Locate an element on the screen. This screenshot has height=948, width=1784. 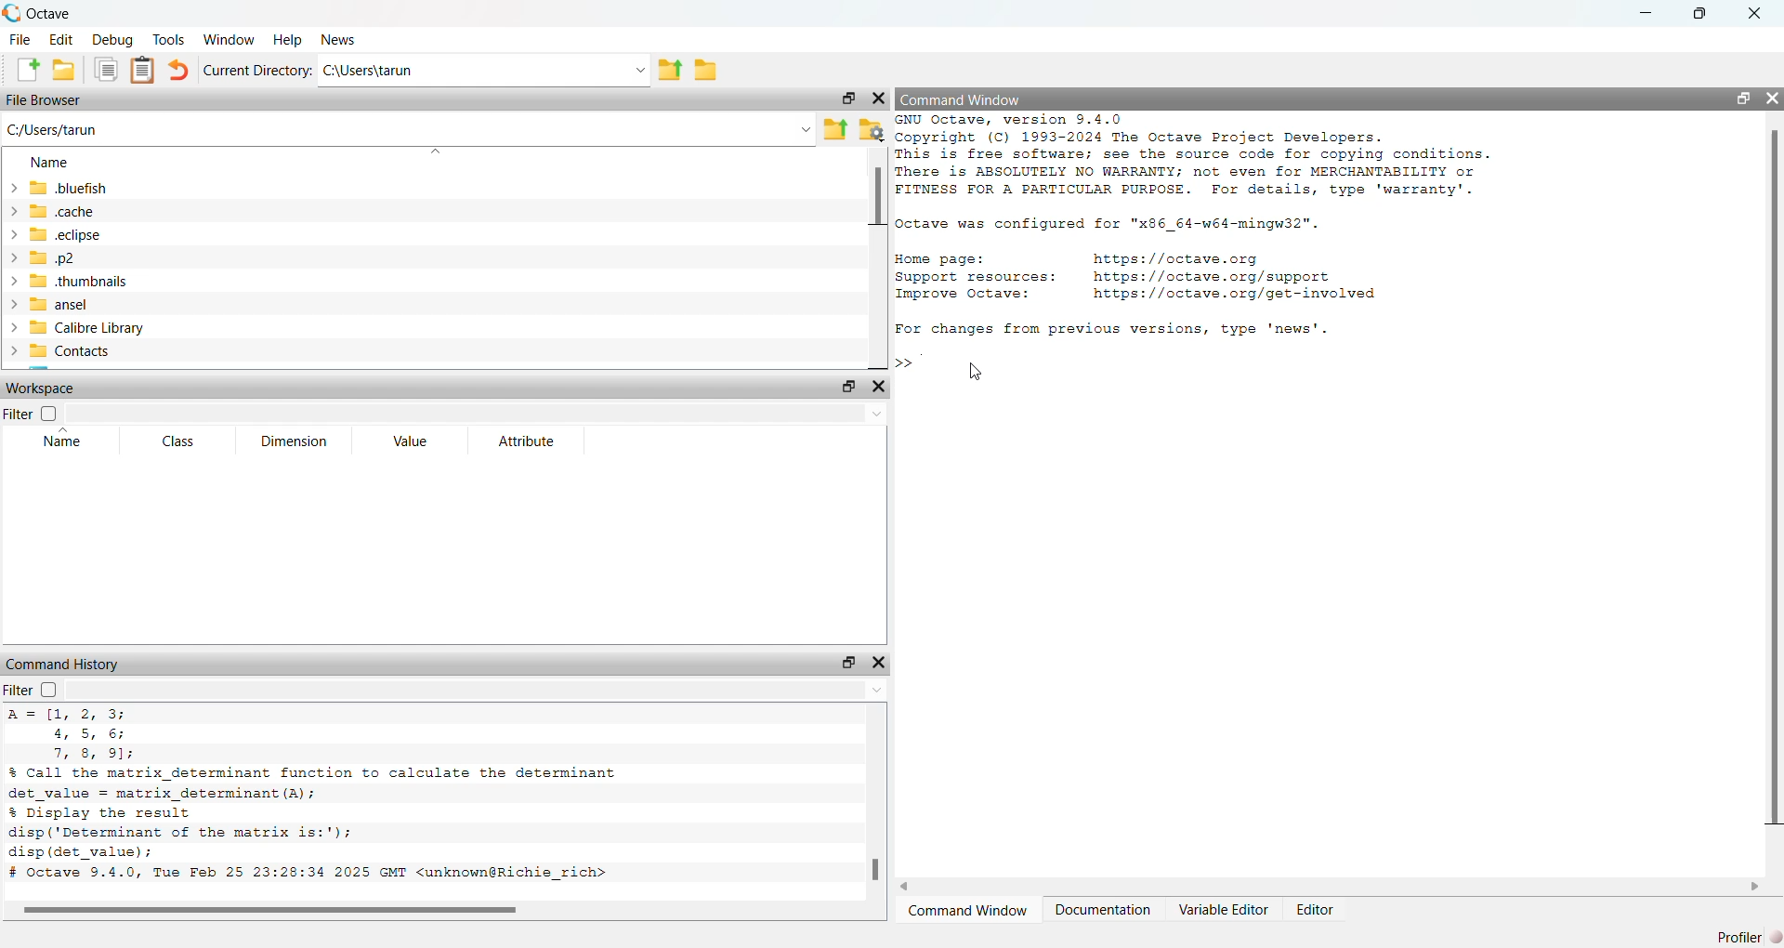
Tools is located at coordinates (170, 39).